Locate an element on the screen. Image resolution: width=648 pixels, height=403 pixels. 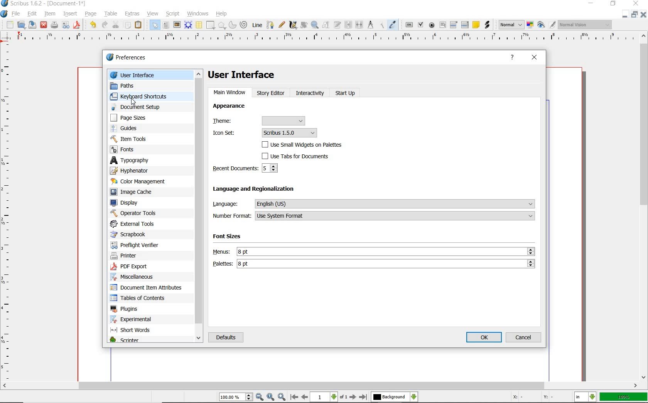
close is located at coordinates (643, 14).